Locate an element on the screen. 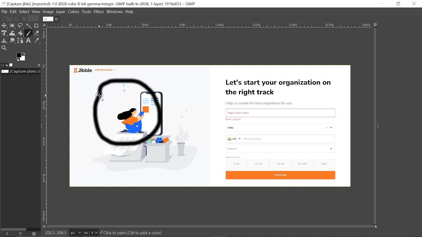  Layer is located at coordinates (61, 12).